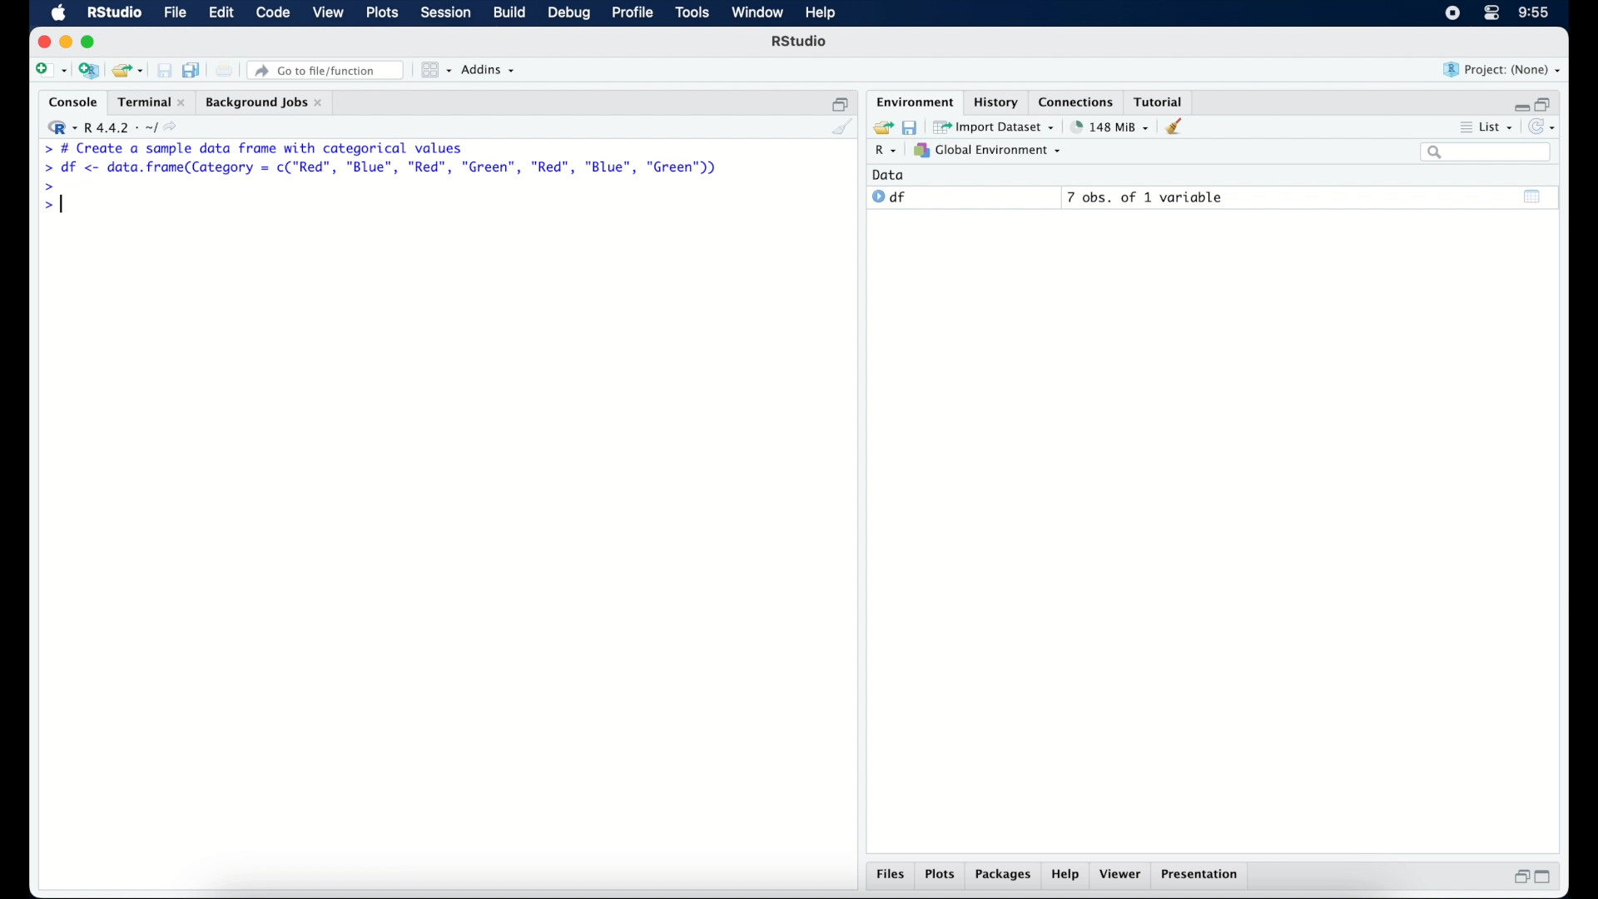 The image size is (1598, 899). What do you see at coordinates (49, 69) in the screenshot?
I see `new file` at bounding box center [49, 69].